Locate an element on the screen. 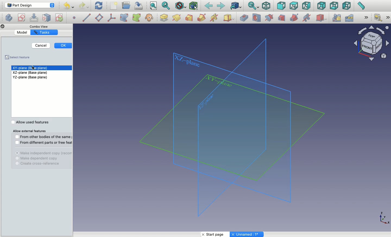 This screenshot has width=391, height=237. Left is located at coordinates (346, 6).